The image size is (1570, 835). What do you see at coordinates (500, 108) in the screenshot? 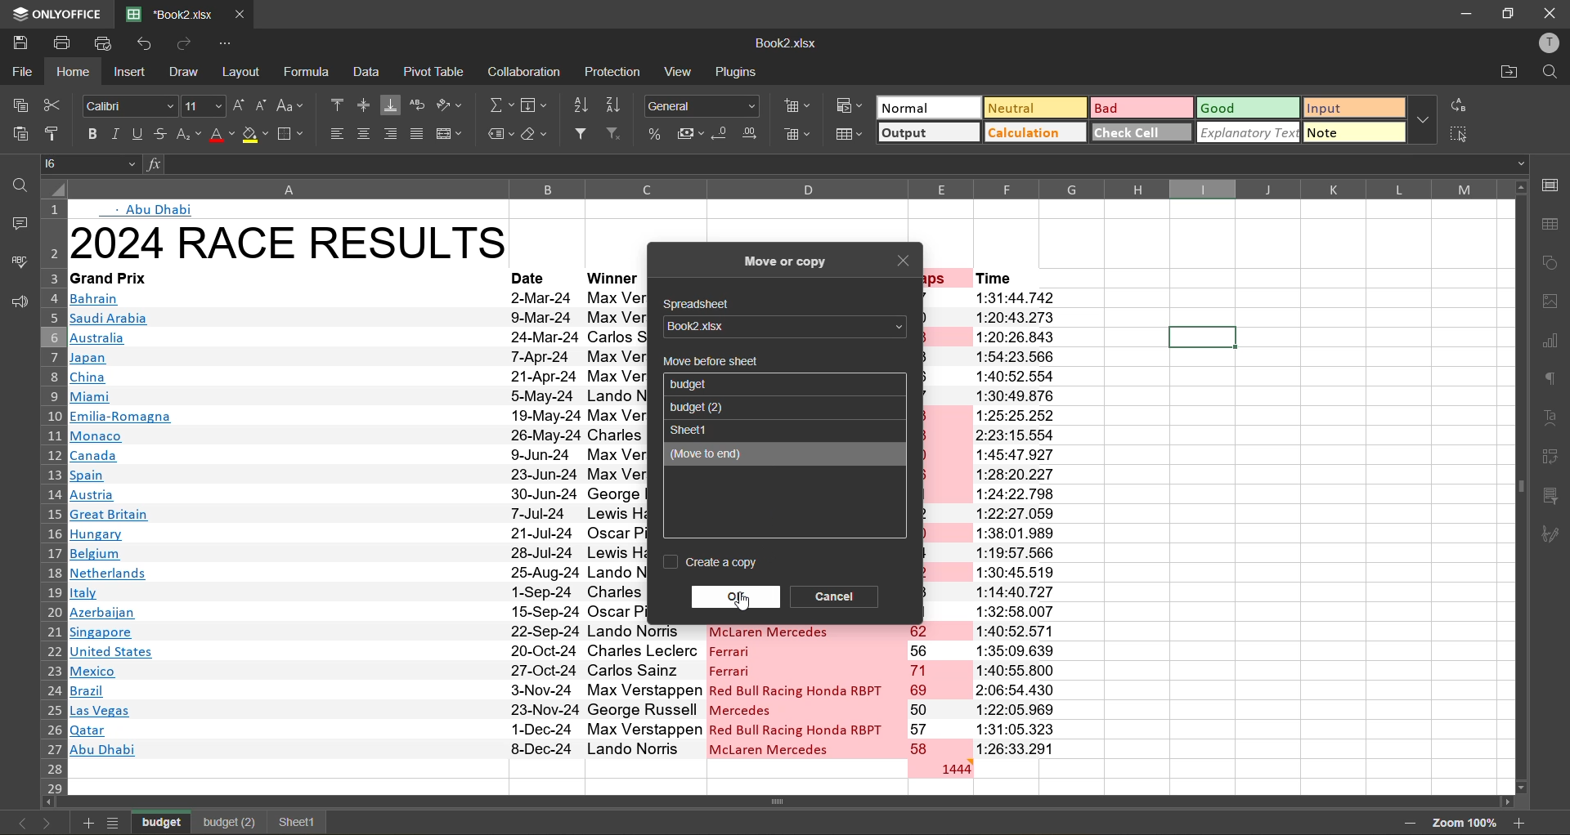
I see `summation` at bounding box center [500, 108].